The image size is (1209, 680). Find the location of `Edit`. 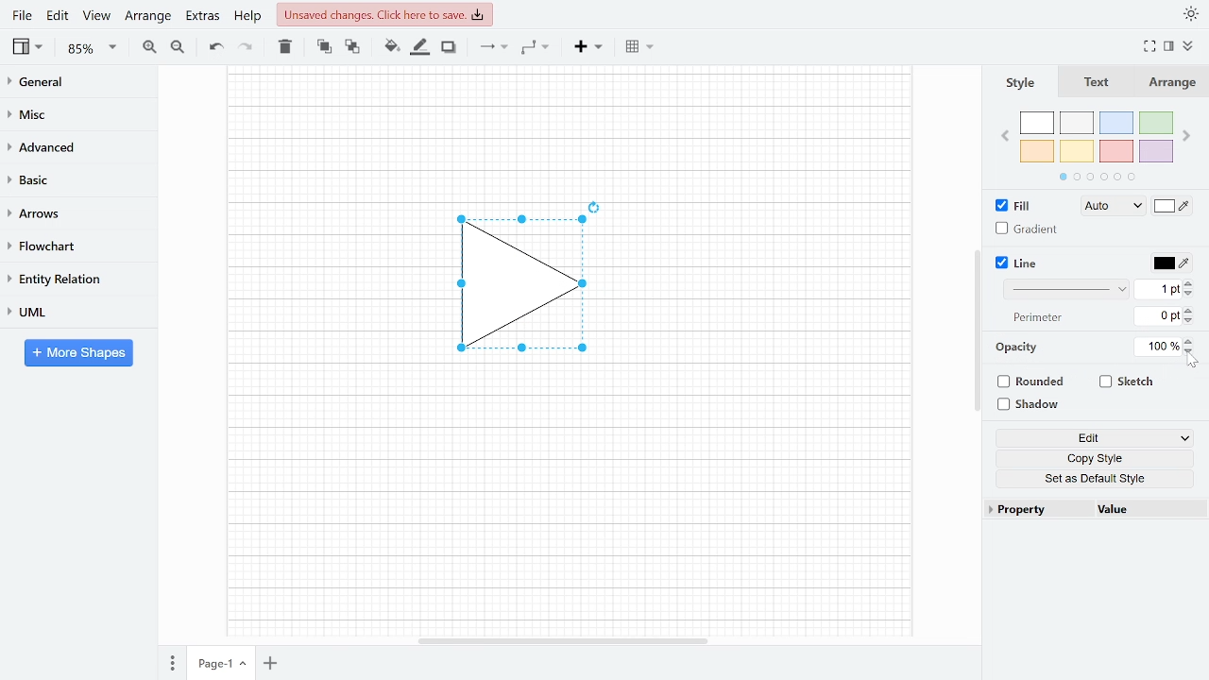

Edit is located at coordinates (1095, 439).